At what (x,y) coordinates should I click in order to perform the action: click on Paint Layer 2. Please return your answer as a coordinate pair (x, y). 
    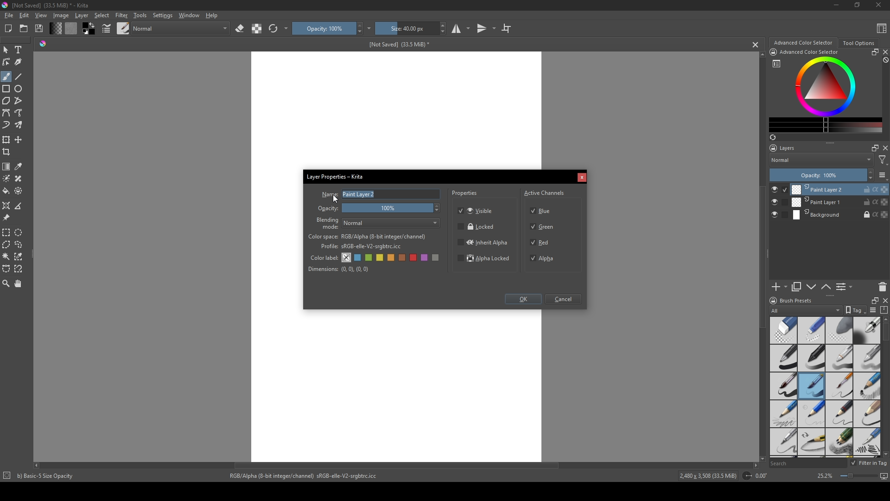
    Looking at the image, I should click on (391, 194).